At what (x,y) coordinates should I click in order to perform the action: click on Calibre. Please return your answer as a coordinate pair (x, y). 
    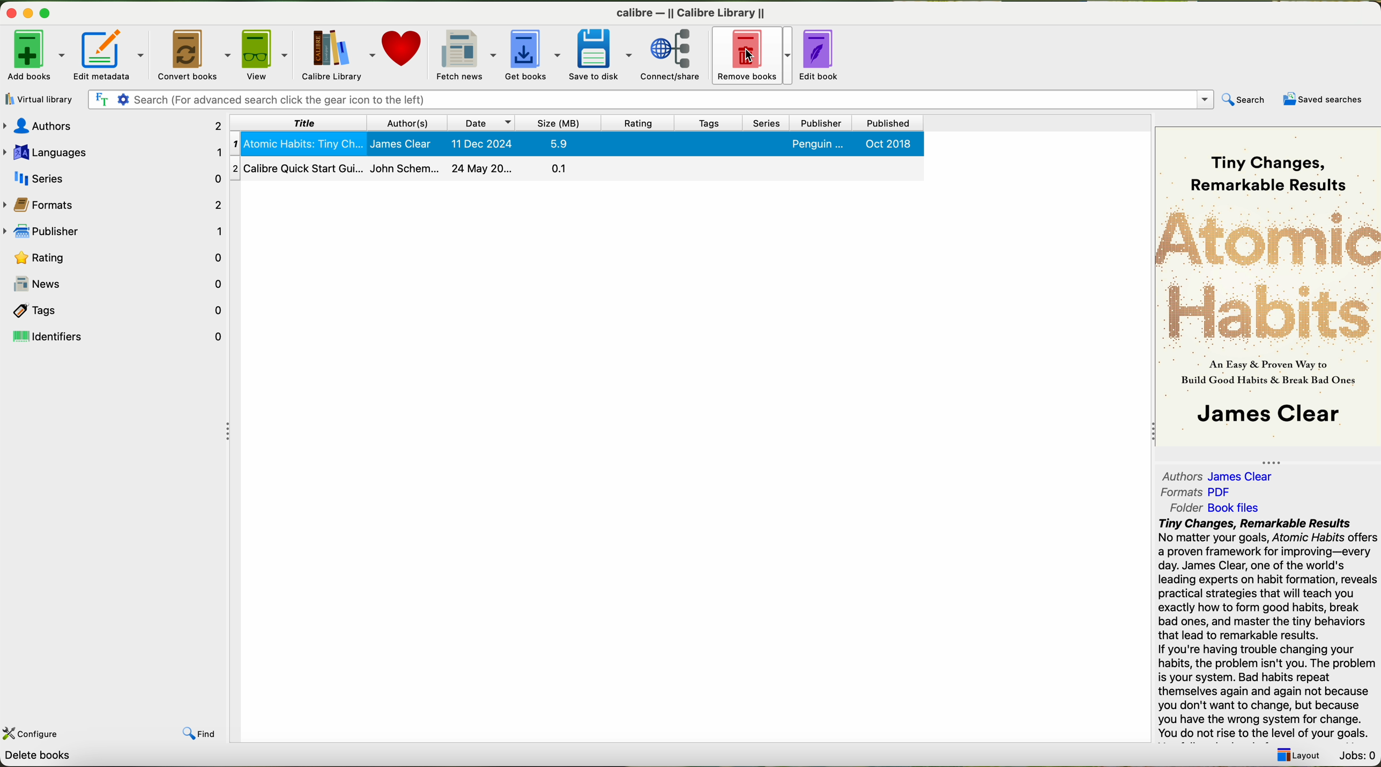
    Looking at the image, I should click on (690, 13).